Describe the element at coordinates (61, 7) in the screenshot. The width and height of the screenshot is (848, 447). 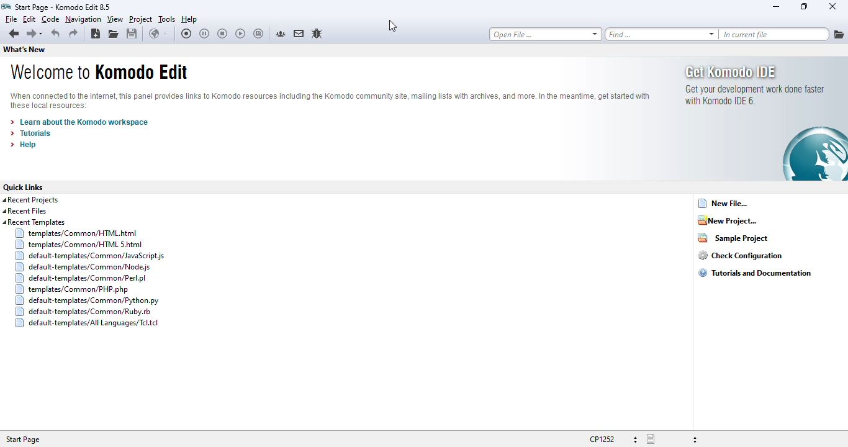
I see `text-1` at that location.